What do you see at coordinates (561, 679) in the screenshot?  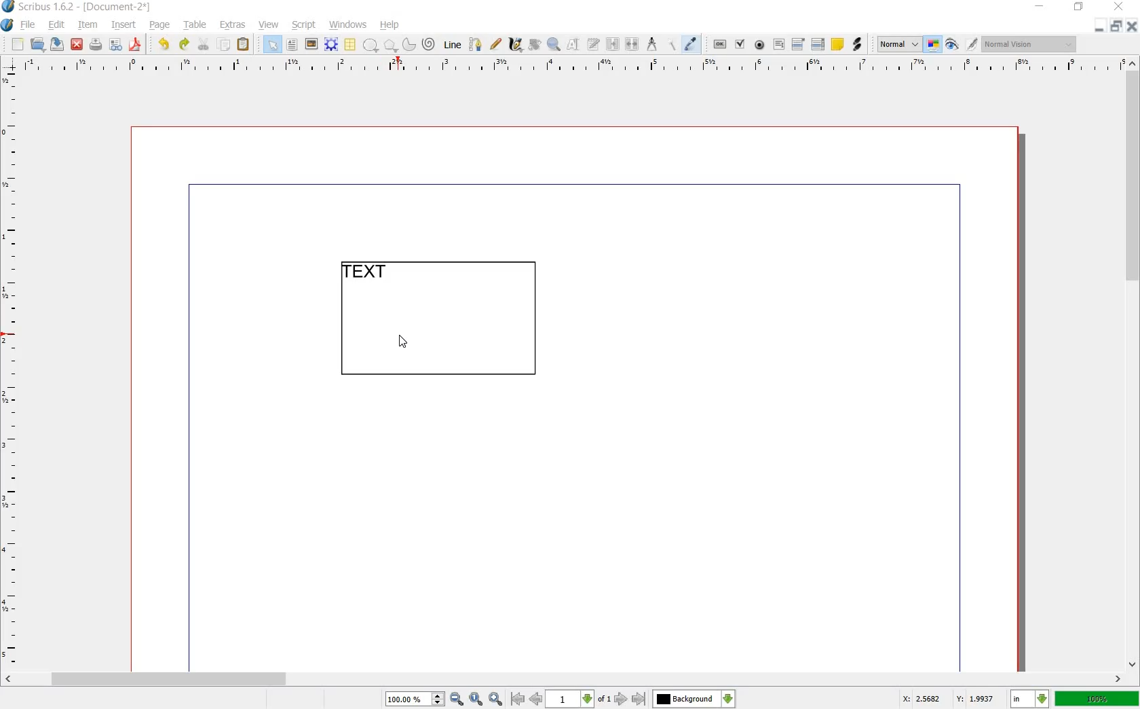 I see `scroll bar` at bounding box center [561, 679].